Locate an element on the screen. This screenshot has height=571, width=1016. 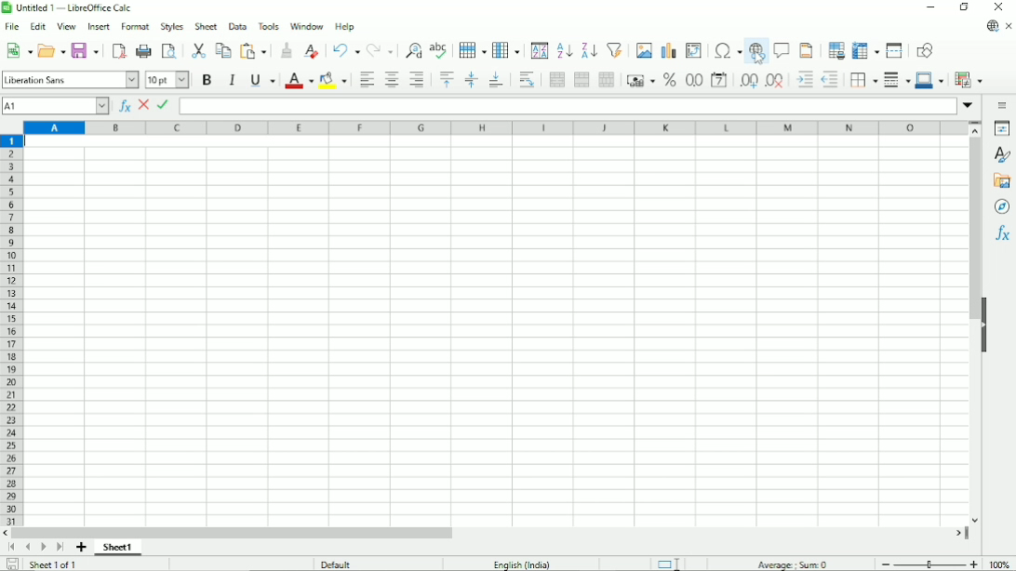
Functions is located at coordinates (1002, 233).